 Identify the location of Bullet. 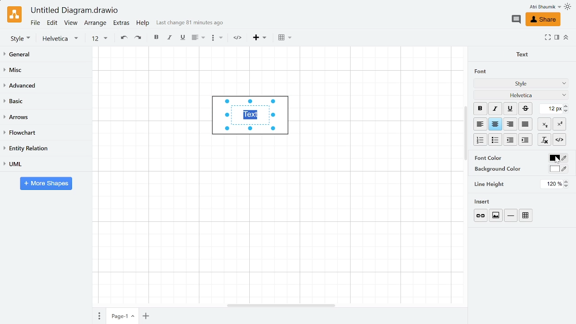
(496, 139).